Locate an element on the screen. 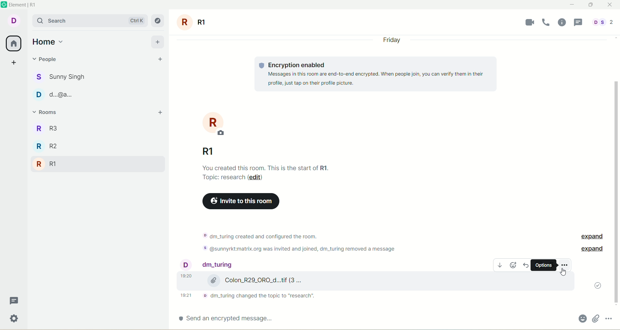  logo is located at coordinates (5, 6).